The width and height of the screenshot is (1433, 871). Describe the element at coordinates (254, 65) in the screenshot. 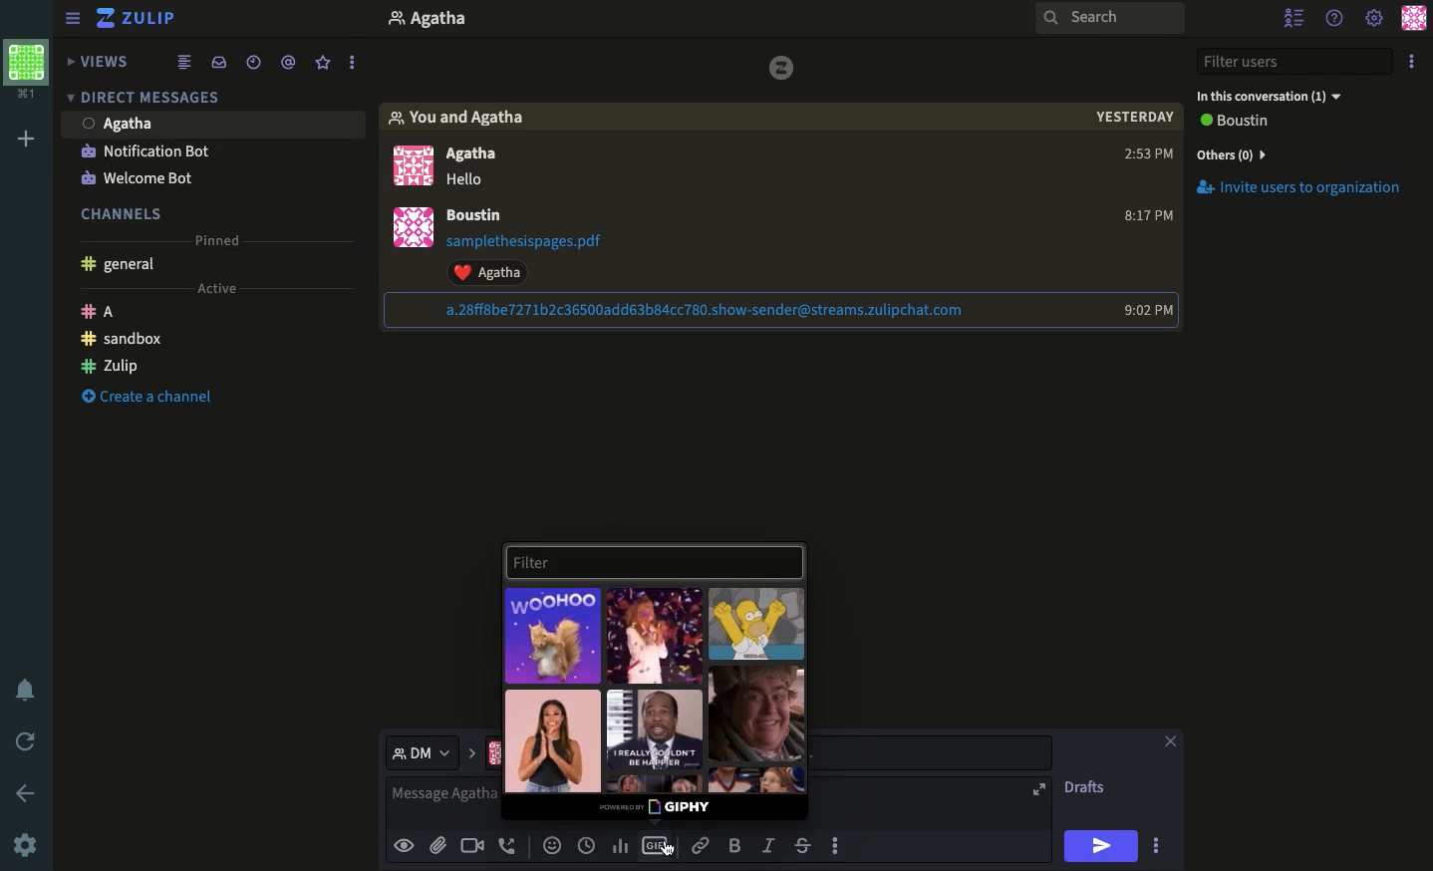

I see `Global time` at that location.